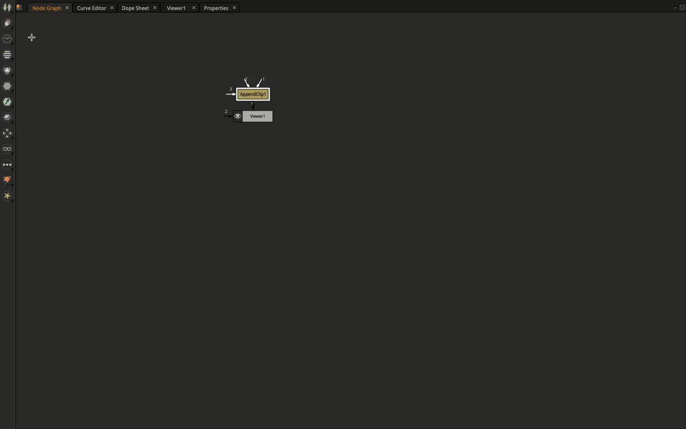 This screenshot has width=686, height=429. What do you see at coordinates (8, 24) in the screenshot?
I see `Draw` at bounding box center [8, 24].